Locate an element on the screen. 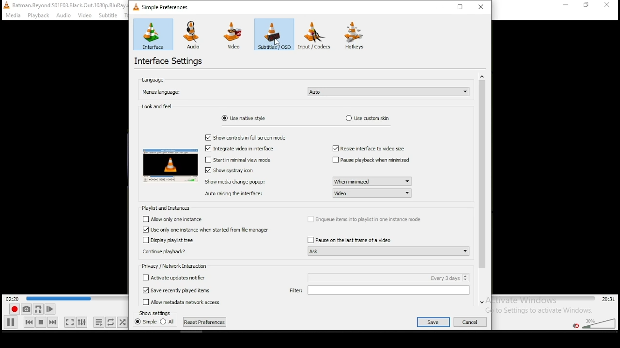 The height and width of the screenshot is (348, 620). checkbox: display playlist tree is located at coordinates (170, 240).